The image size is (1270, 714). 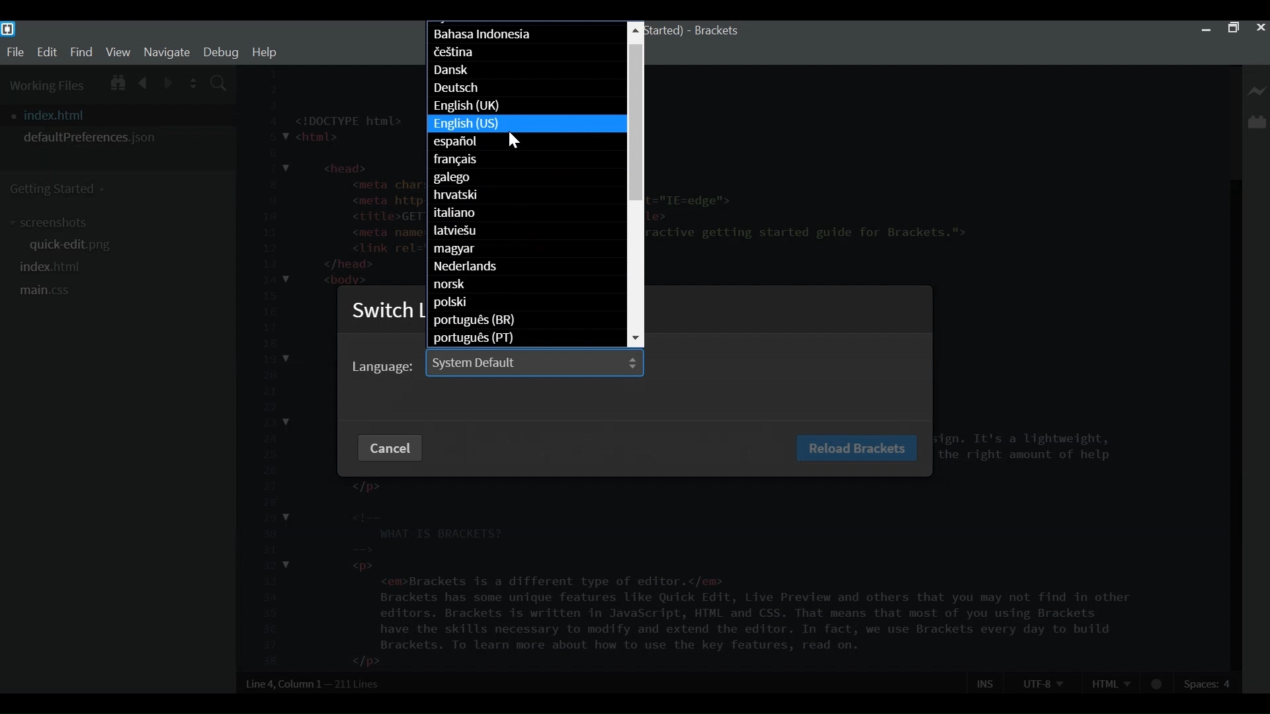 I want to click on screenshots, so click(x=52, y=223).